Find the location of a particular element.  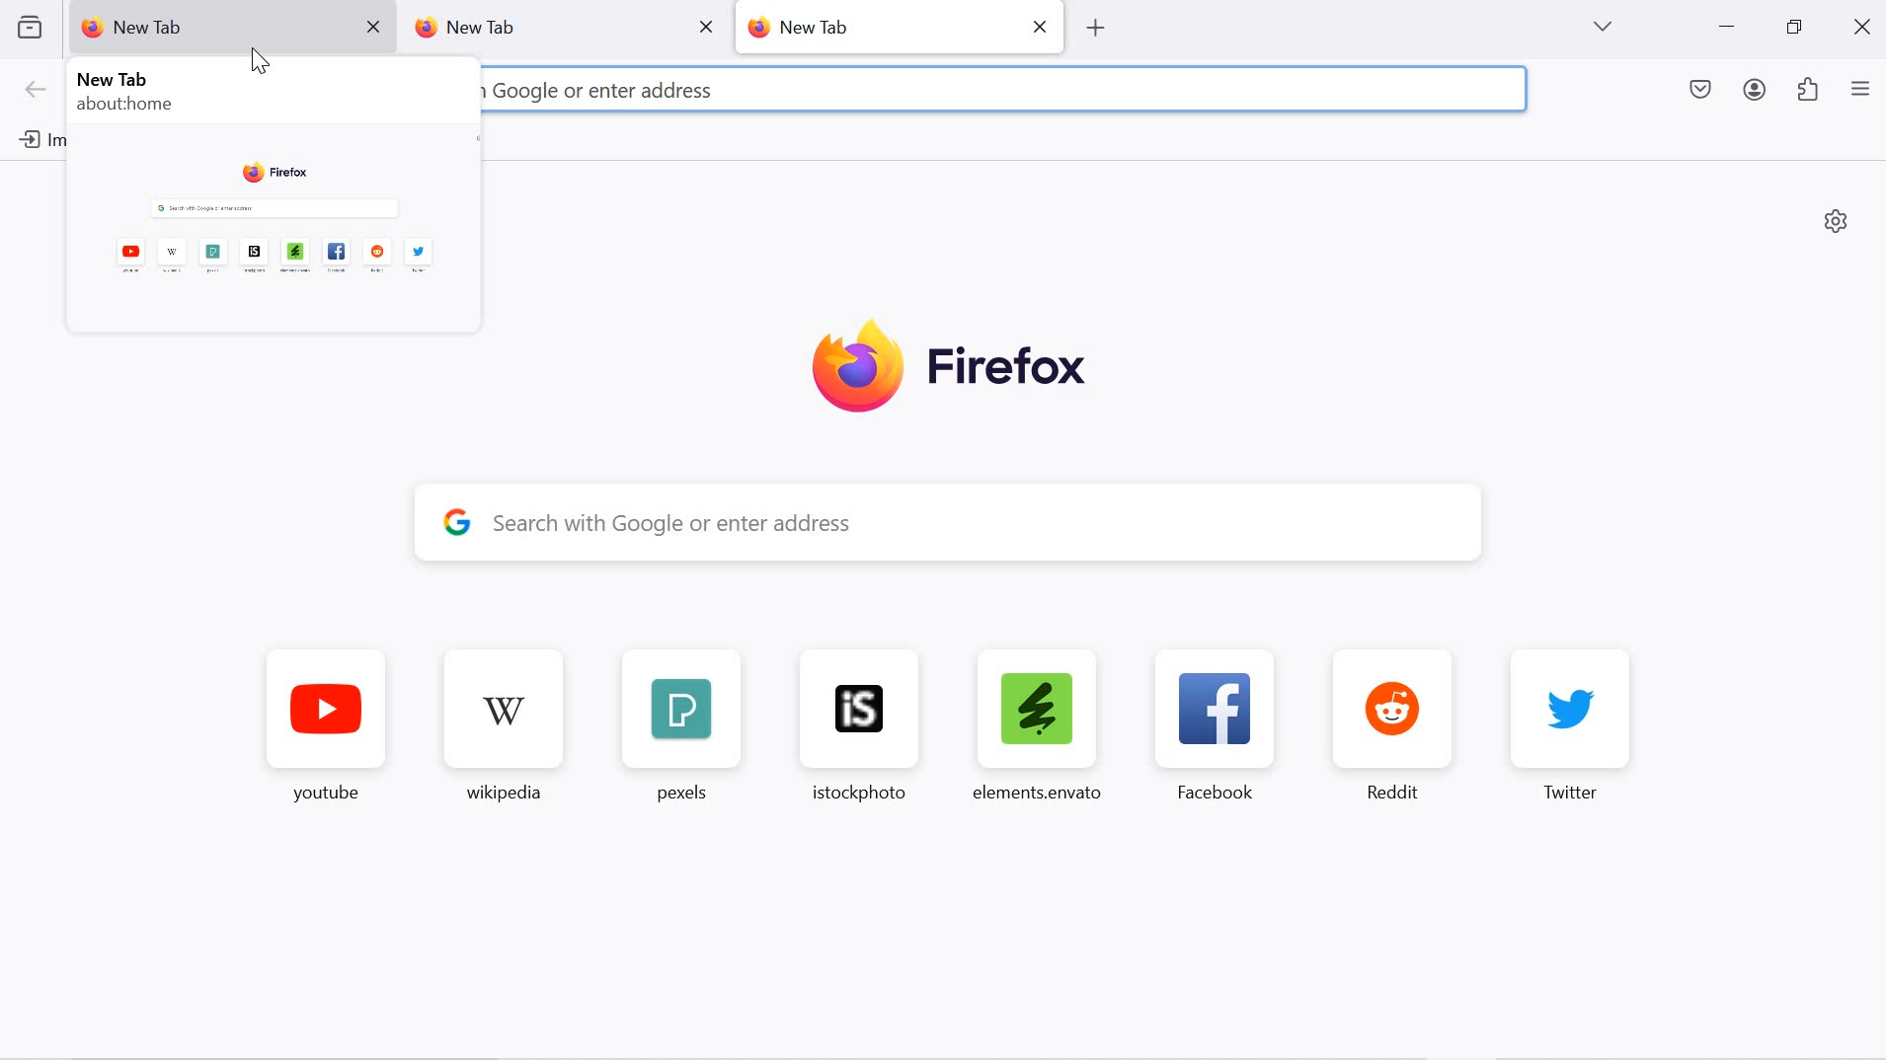

minimize is located at coordinates (1727, 29).